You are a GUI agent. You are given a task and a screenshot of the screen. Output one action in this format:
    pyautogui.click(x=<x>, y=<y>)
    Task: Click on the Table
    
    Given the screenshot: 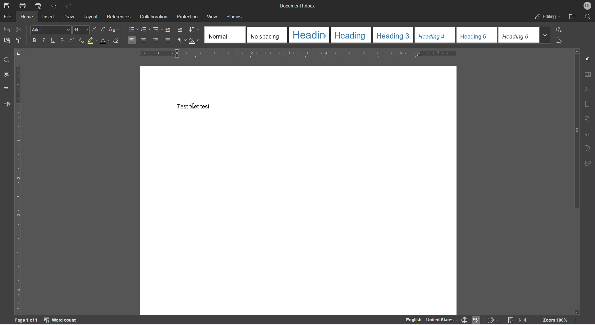 What is the action you would take?
    pyautogui.click(x=588, y=75)
    